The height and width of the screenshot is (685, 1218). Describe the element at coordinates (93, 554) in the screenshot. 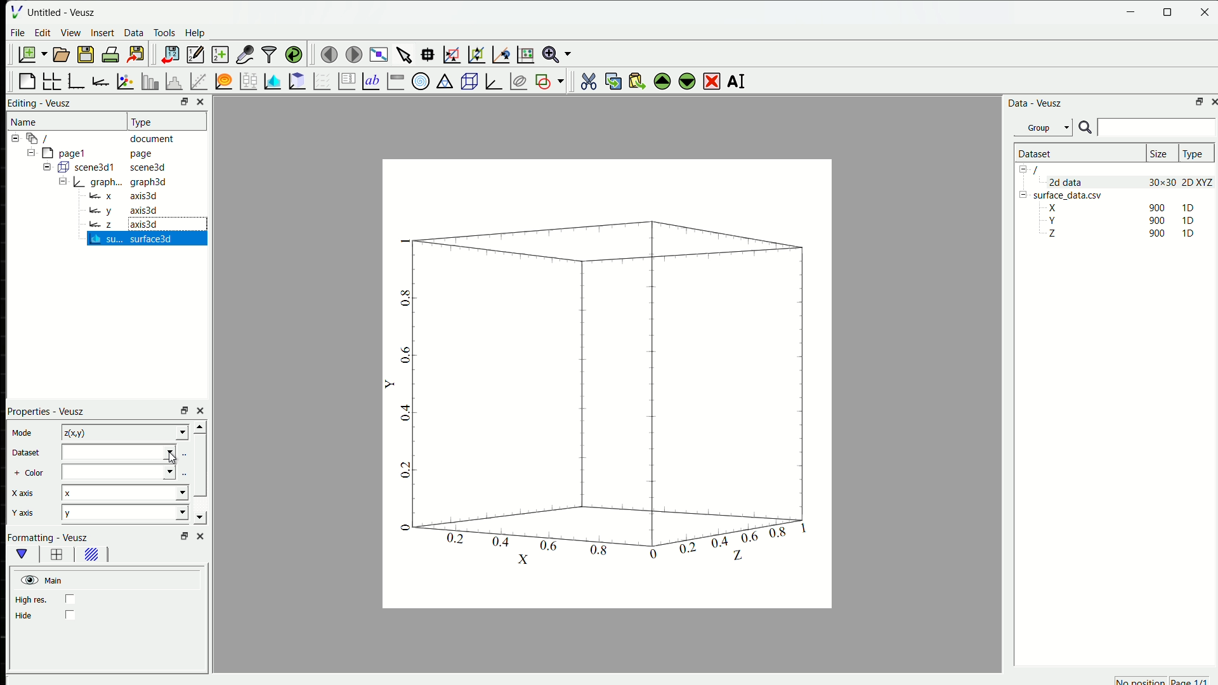

I see `background` at that location.